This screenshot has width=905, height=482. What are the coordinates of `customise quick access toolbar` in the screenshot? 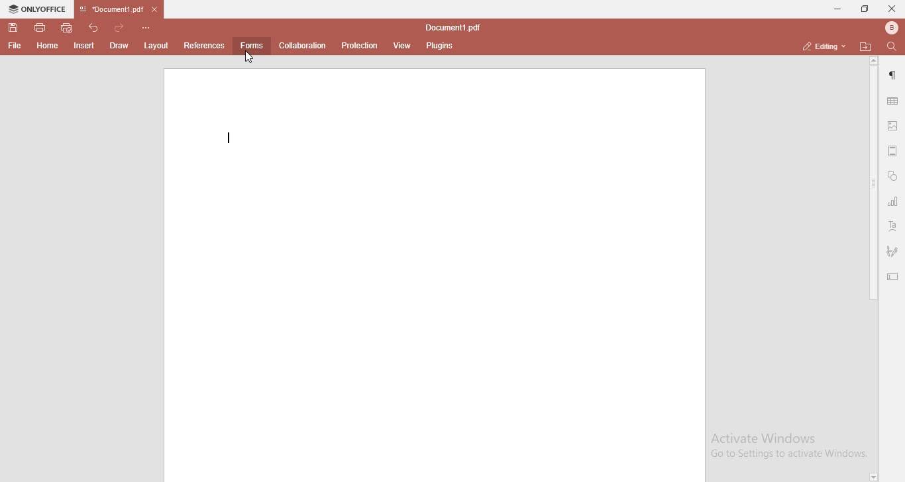 It's located at (148, 27).